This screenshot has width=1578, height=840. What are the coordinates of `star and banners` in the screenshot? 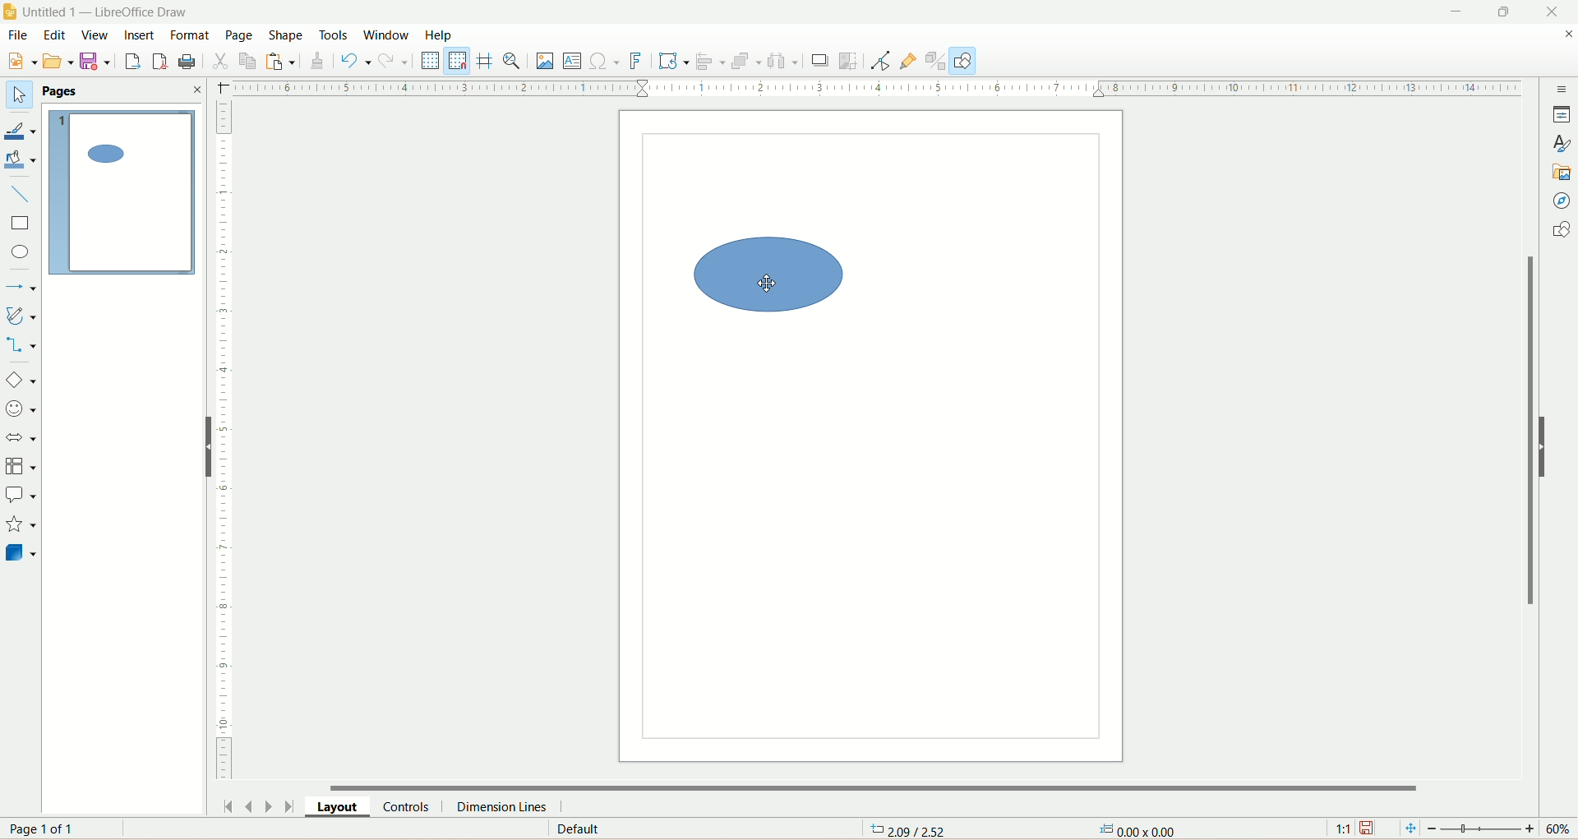 It's located at (20, 524).